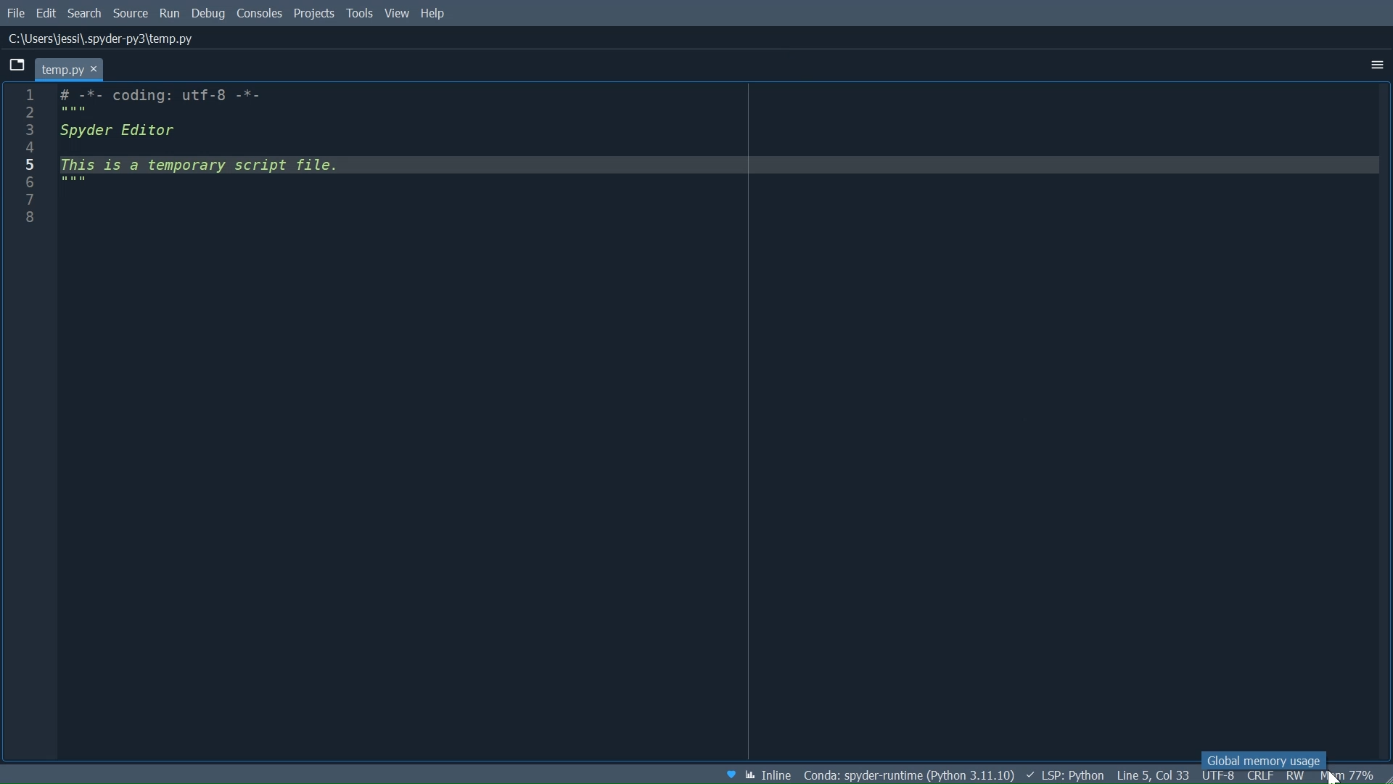 This screenshot has height=784, width=1393. Describe the element at coordinates (85, 14) in the screenshot. I see `Search` at that location.